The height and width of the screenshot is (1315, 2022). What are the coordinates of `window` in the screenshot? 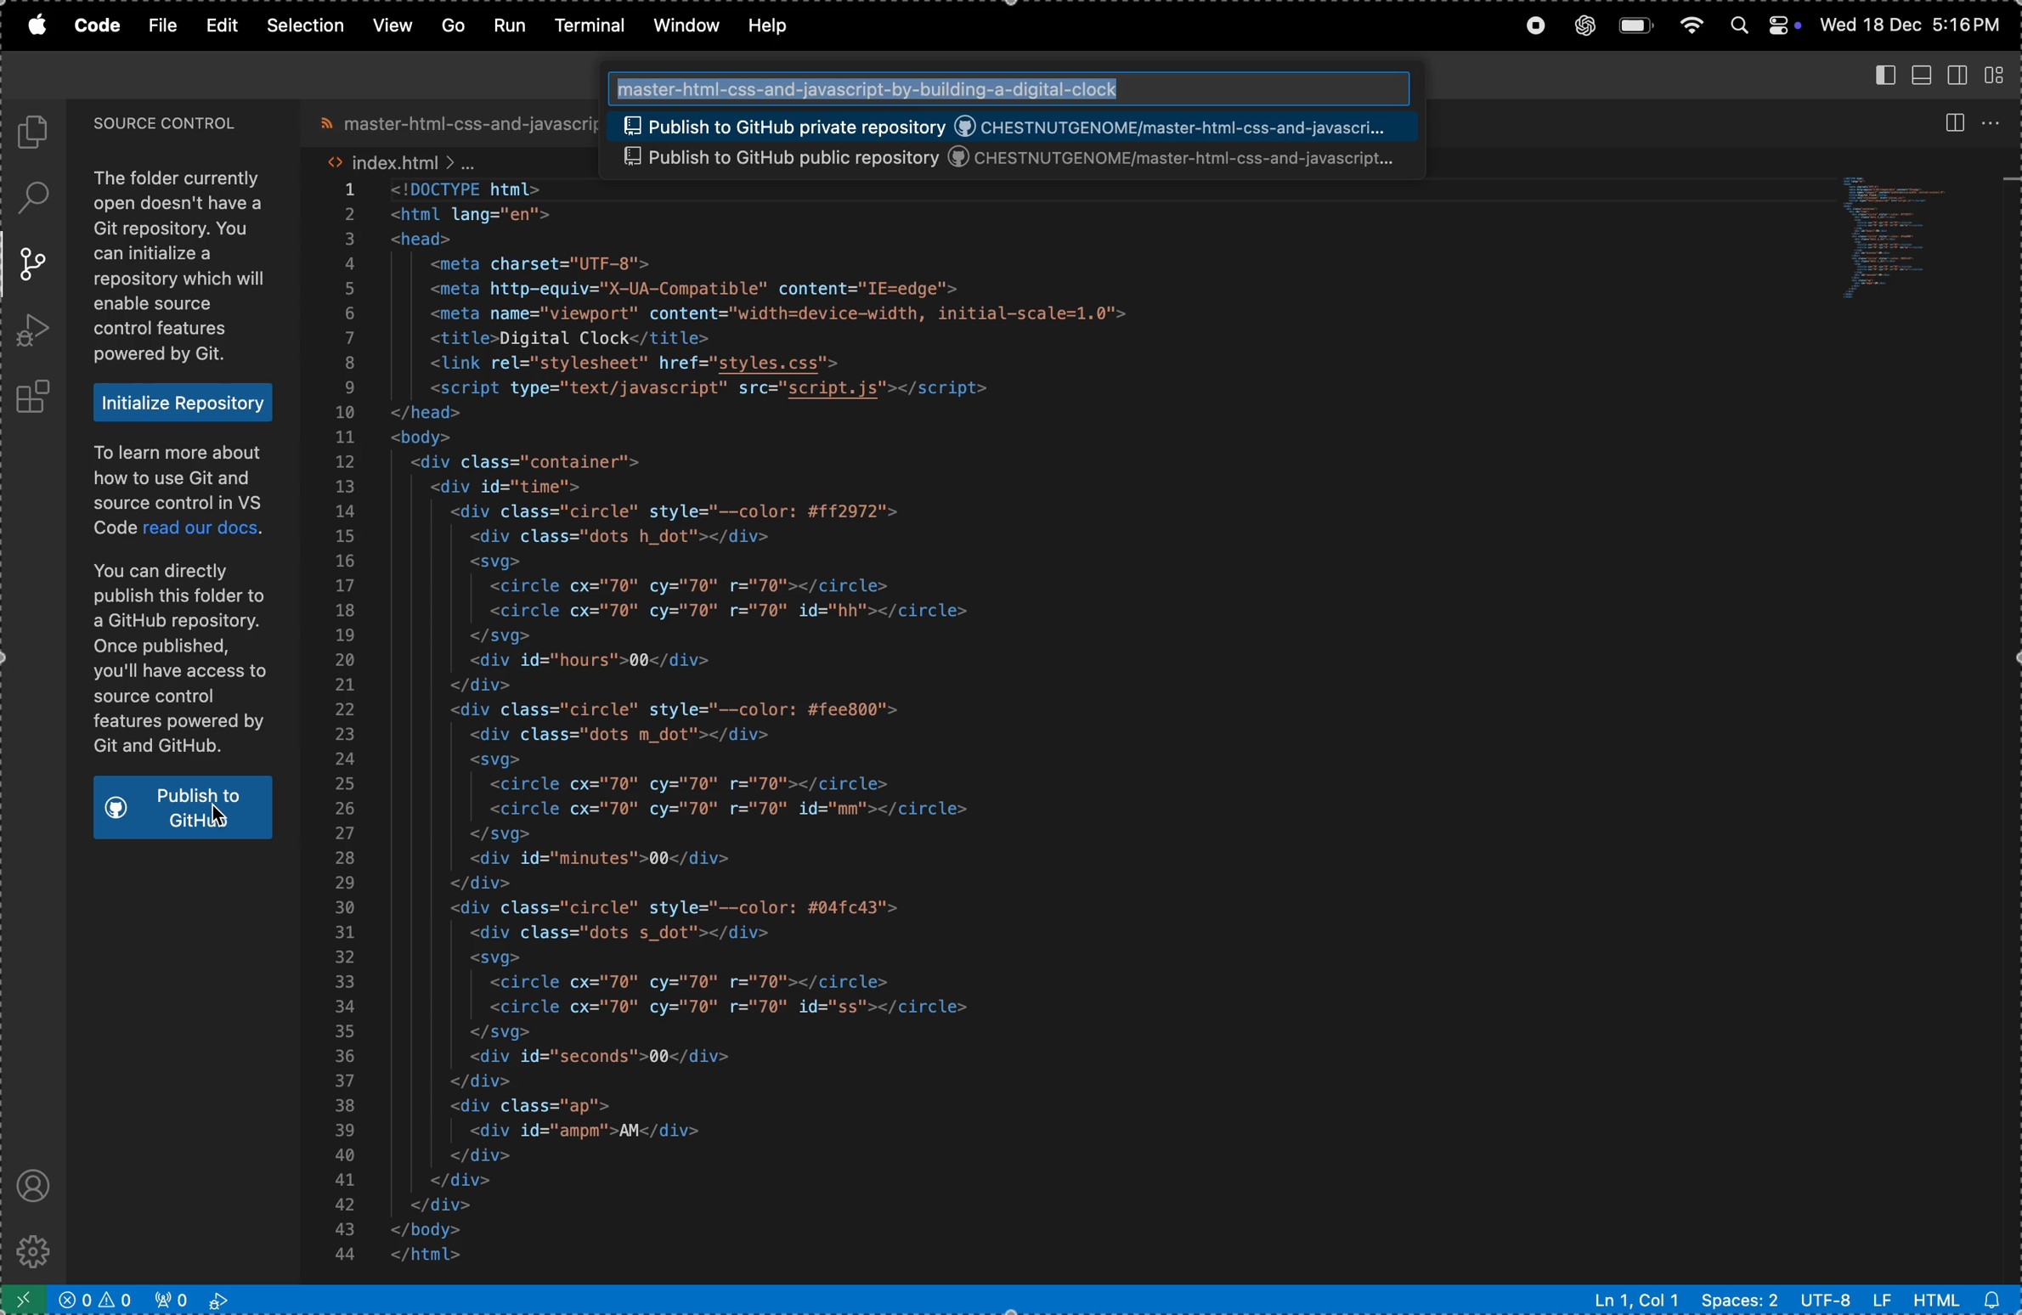 It's located at (681, 26).